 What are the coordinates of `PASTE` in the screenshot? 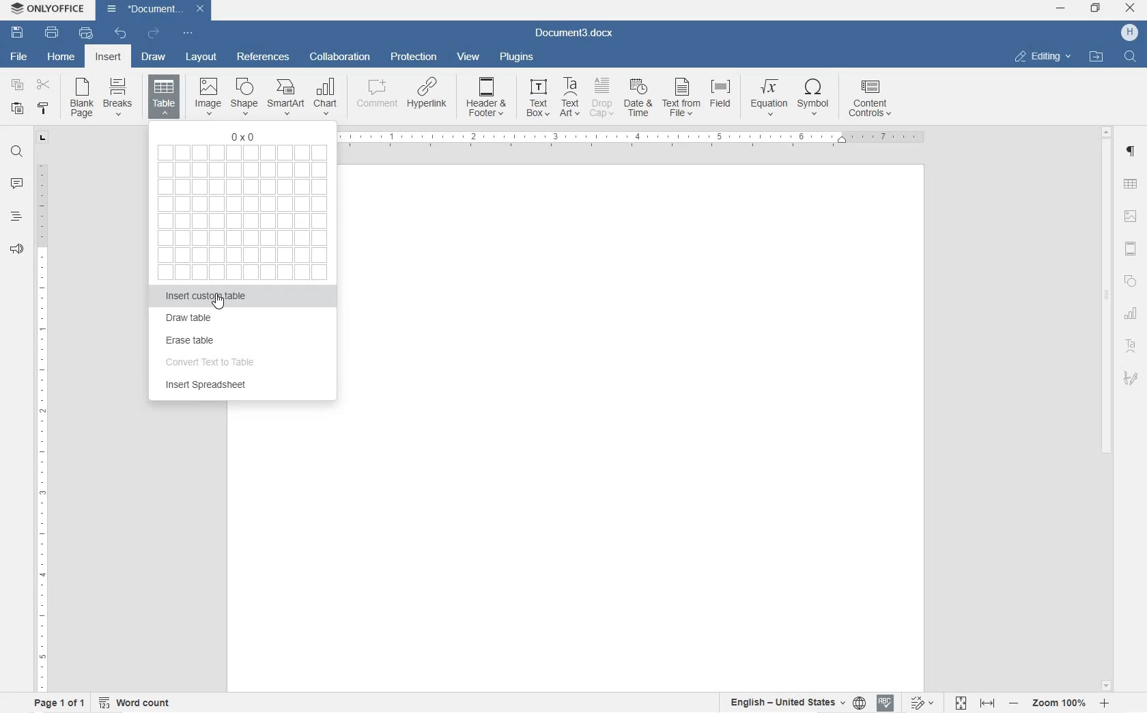 It's located at (20, 109).